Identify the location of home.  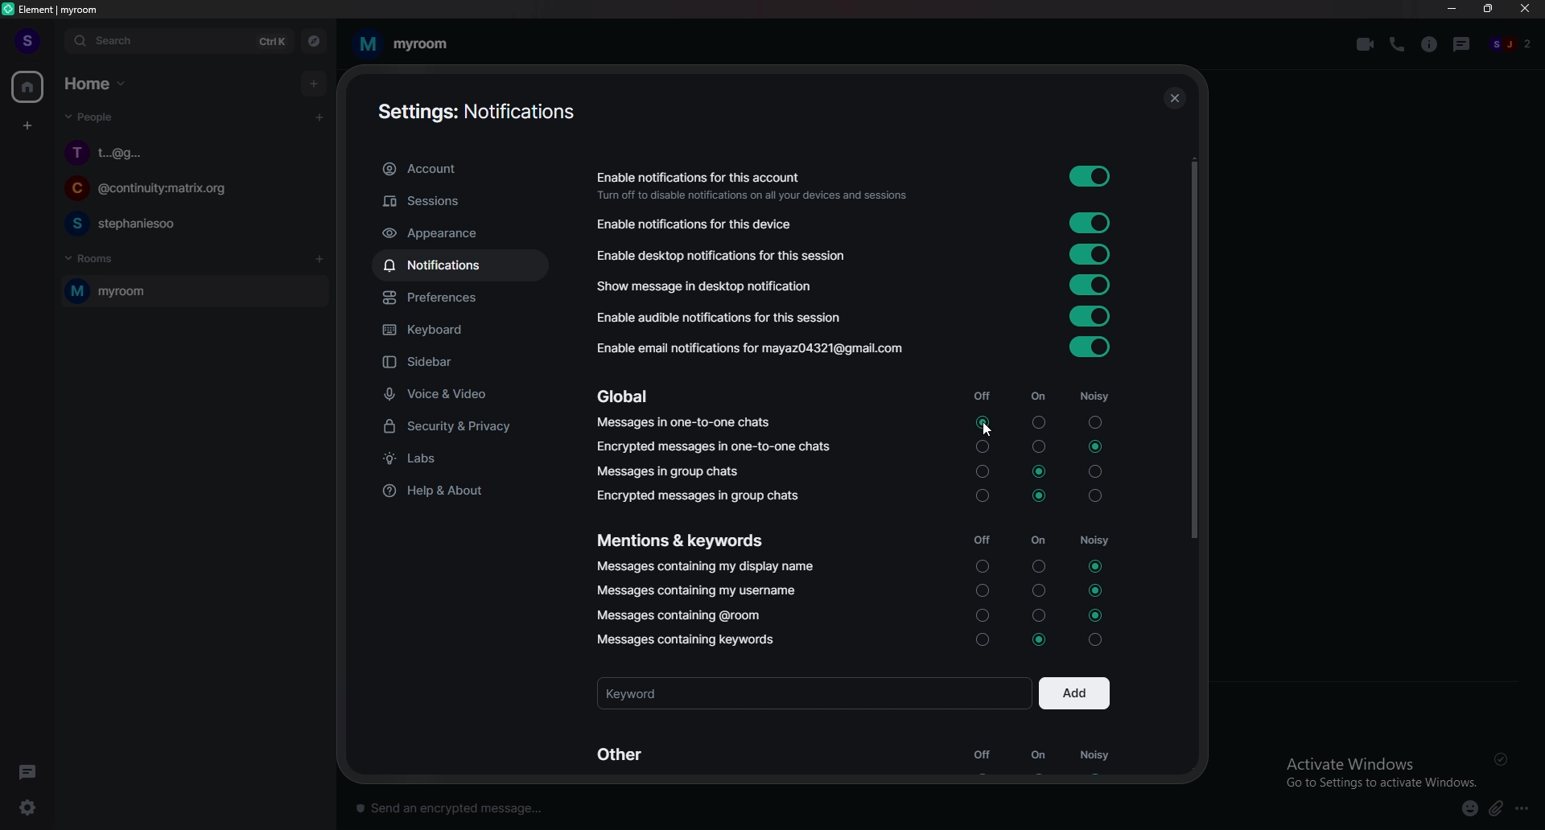
(28, 88).